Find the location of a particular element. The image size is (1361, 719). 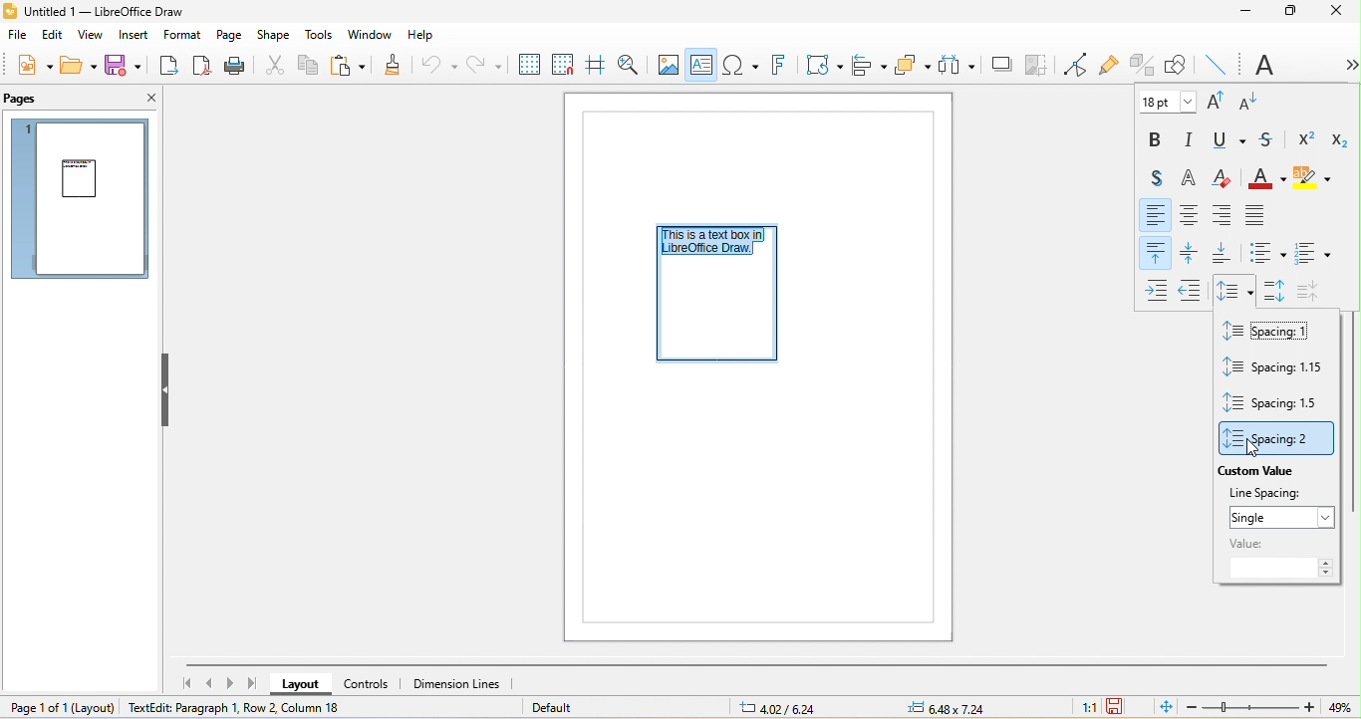

format is located at coordinates (182, 37).